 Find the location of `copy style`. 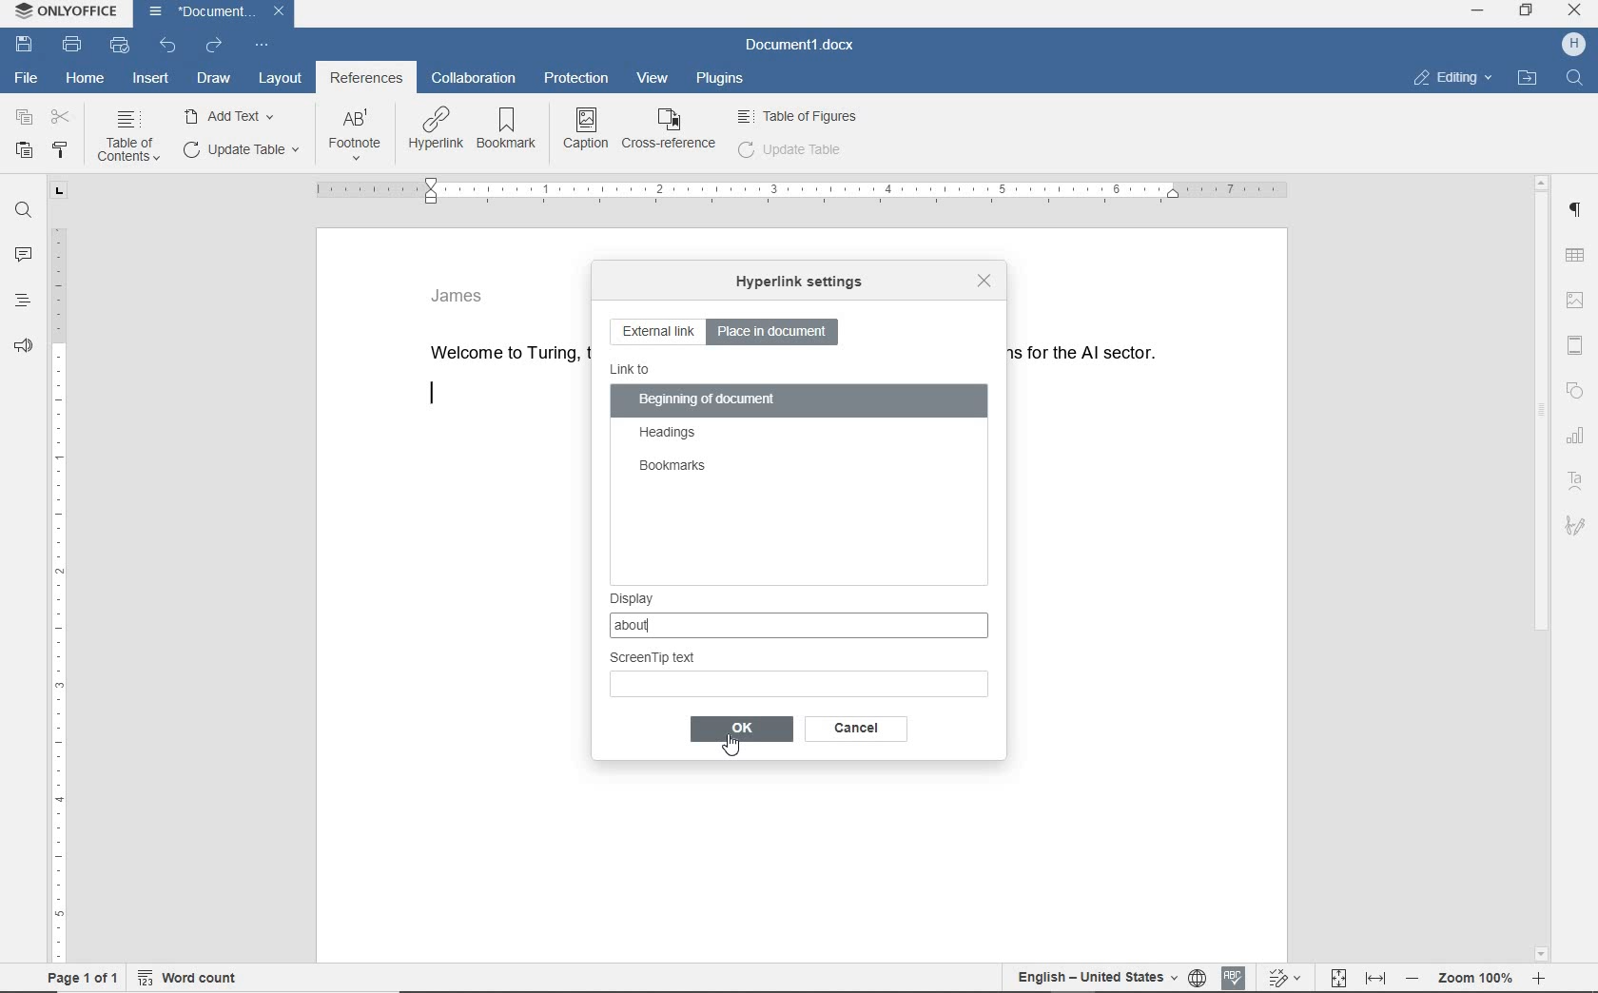

copy style is located at coordinates (63, 148).